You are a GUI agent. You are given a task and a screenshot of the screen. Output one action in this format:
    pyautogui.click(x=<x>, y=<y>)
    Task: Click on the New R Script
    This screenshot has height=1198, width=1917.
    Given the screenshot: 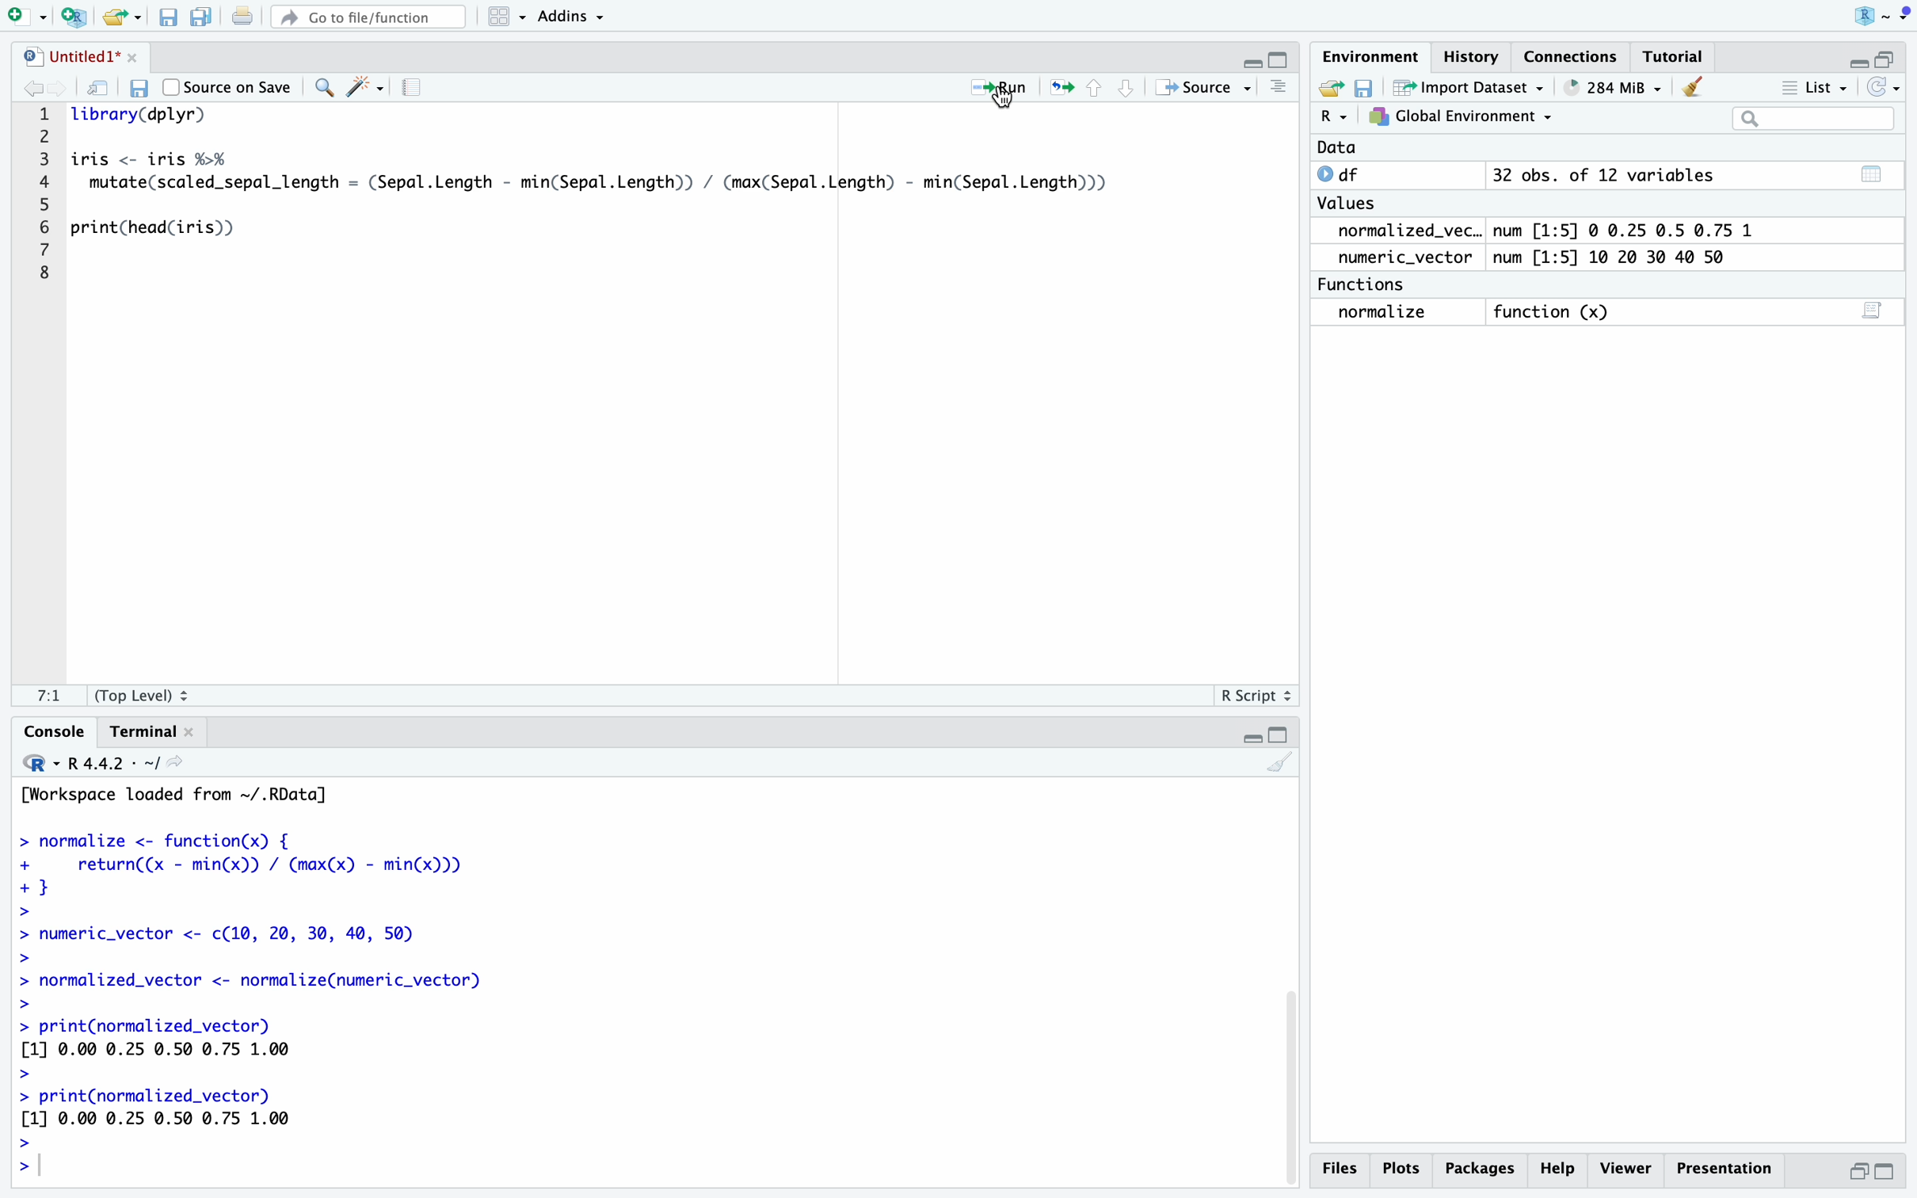 What is the action you would take?
    pyautogui.click(x=73, y=18)
    